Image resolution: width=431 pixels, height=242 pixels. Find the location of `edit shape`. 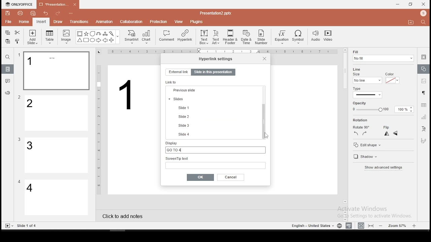

edit shape is located at coordinates (367, 145).